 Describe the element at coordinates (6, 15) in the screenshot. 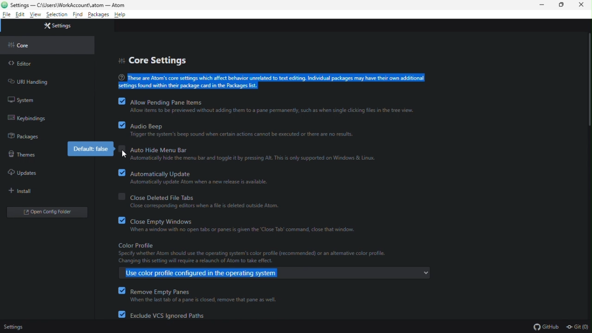

I see `file` at that location.